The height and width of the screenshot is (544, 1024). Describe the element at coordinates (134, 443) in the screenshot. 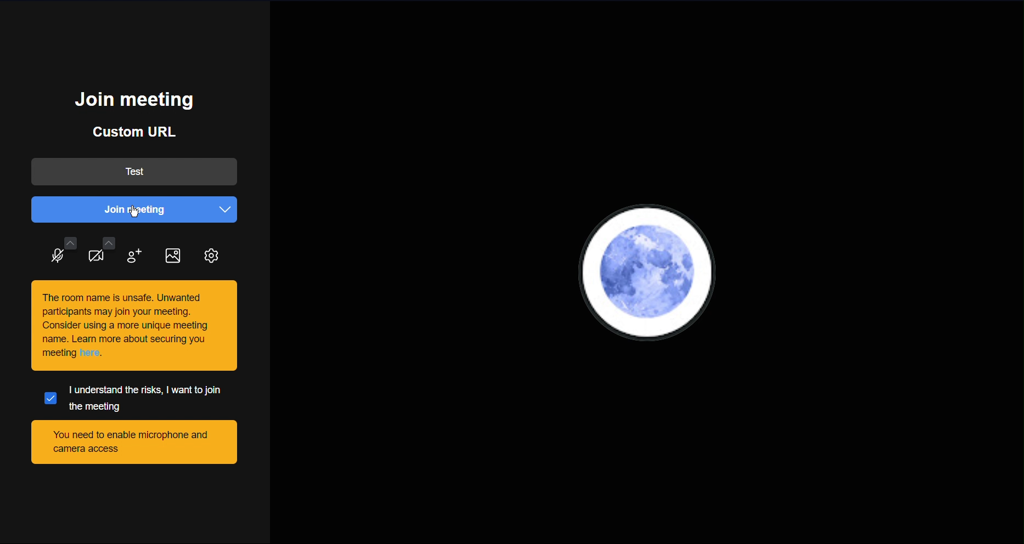

I see `You need to enable microphone and camera access` at that location.